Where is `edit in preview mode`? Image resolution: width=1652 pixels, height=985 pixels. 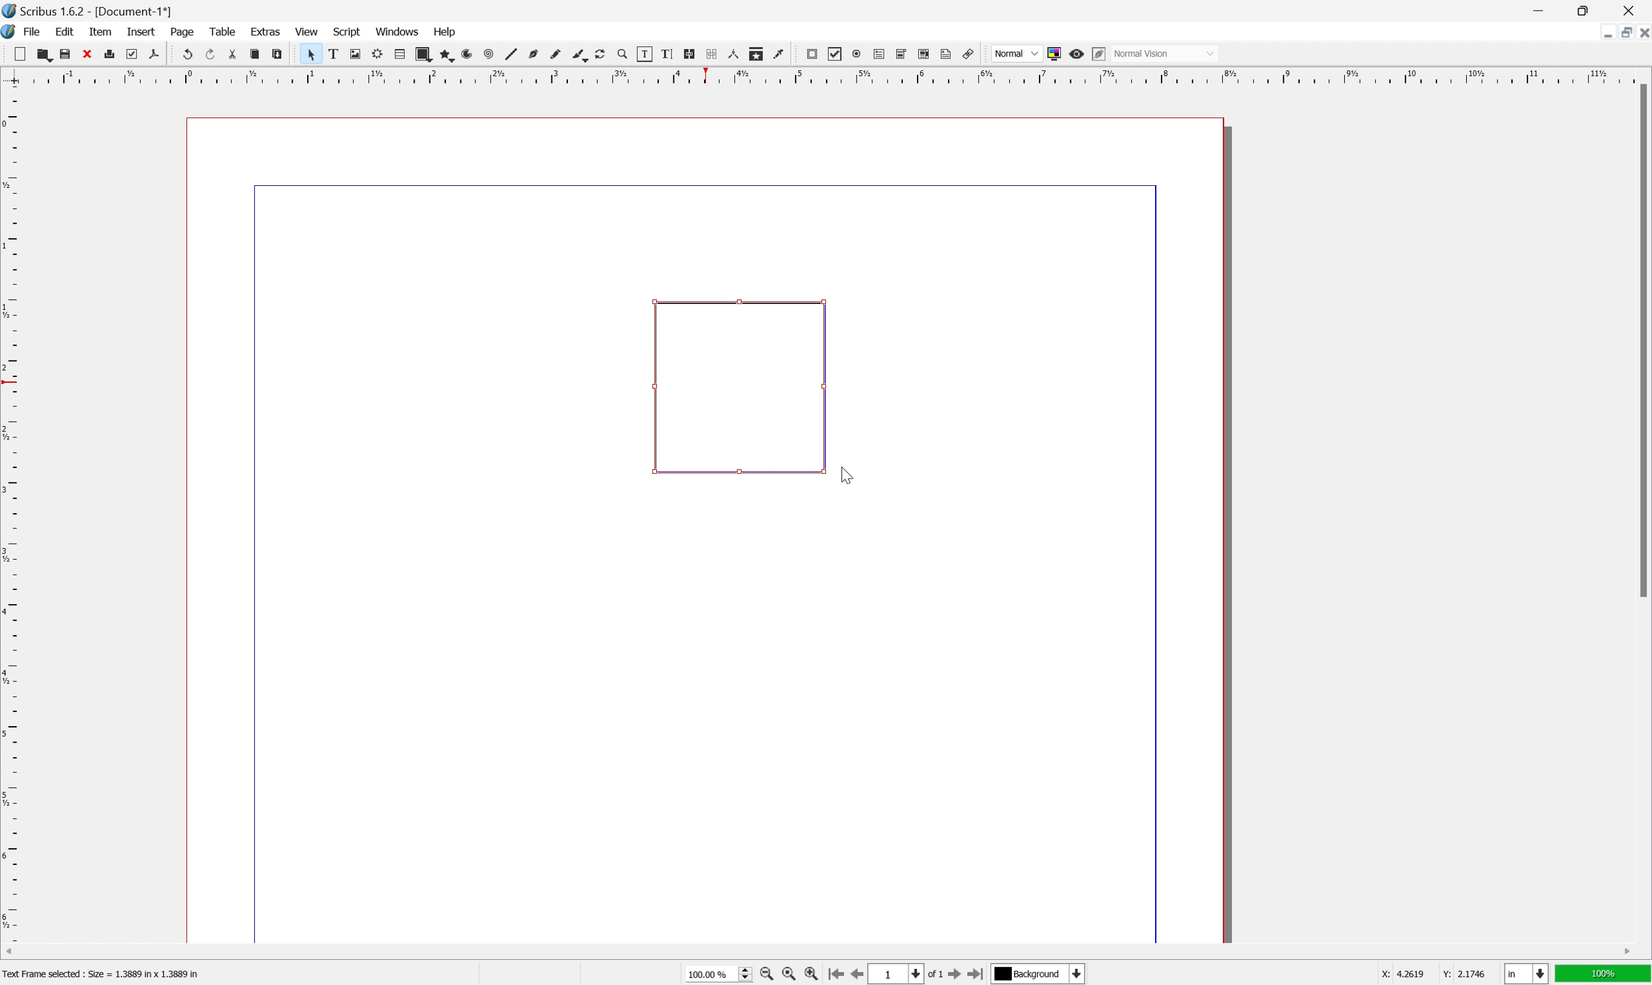 edit in preview mode is located at coordinates (1099, 54).